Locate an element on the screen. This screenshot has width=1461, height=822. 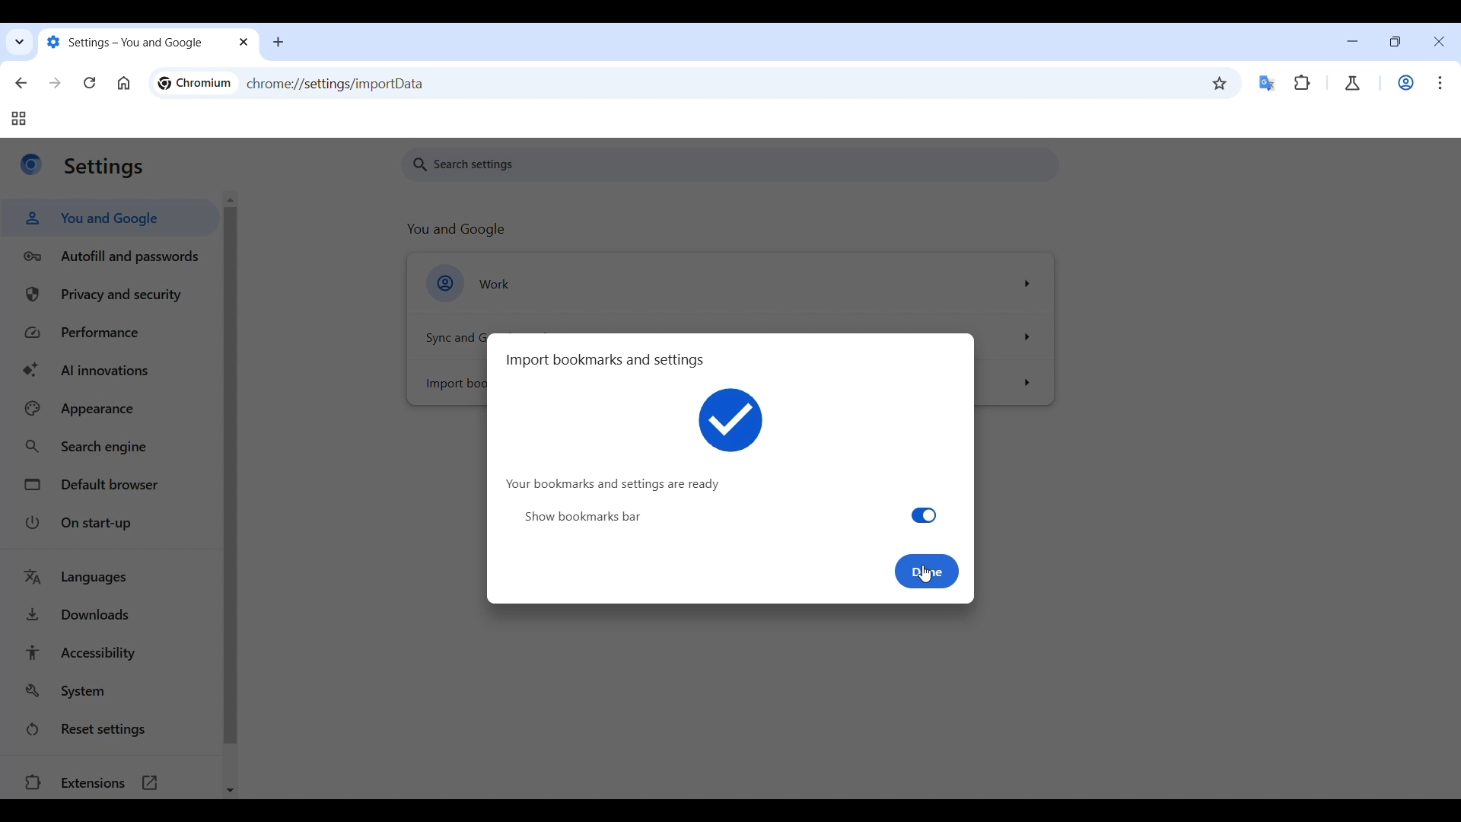
You and Google is located at coordinates (109, 218).